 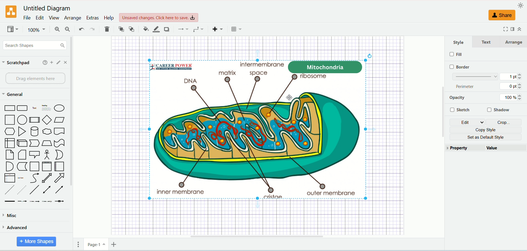 What do you see at coordinates (57, 30) in the screenshot?
I see `zoom in` at bounding box center [57, 30].